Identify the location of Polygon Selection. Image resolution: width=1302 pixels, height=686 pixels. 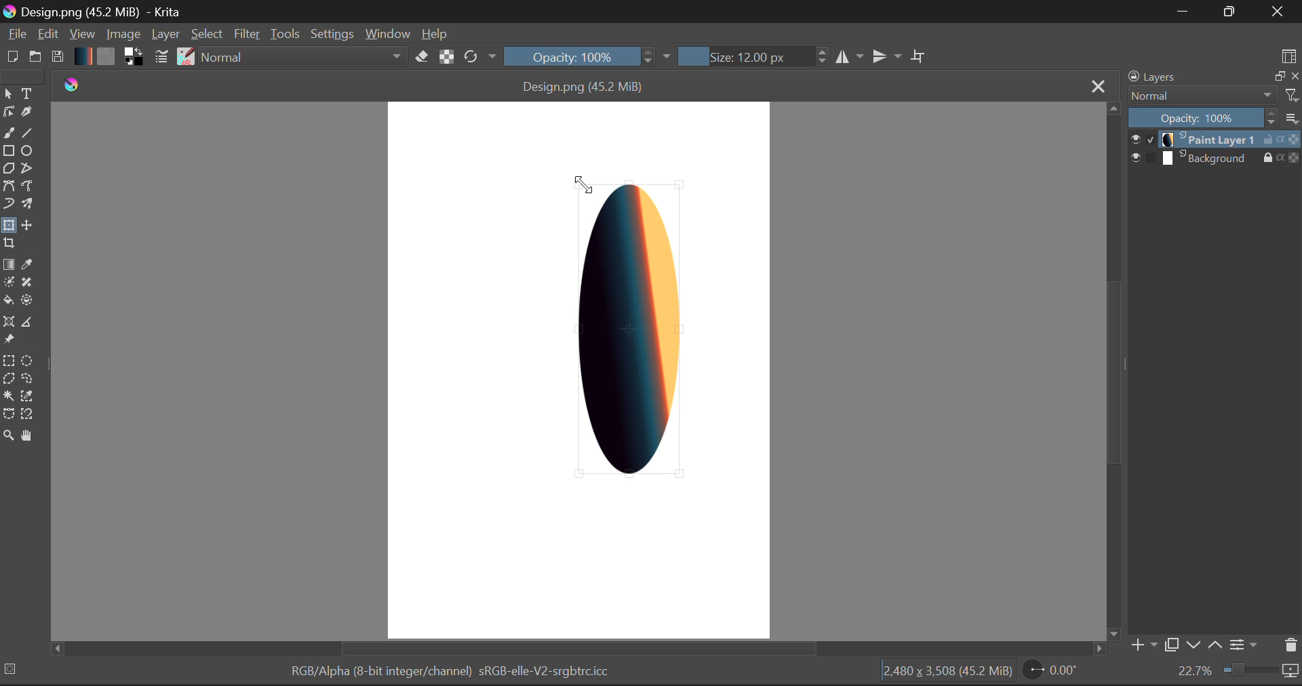
(8, 379).